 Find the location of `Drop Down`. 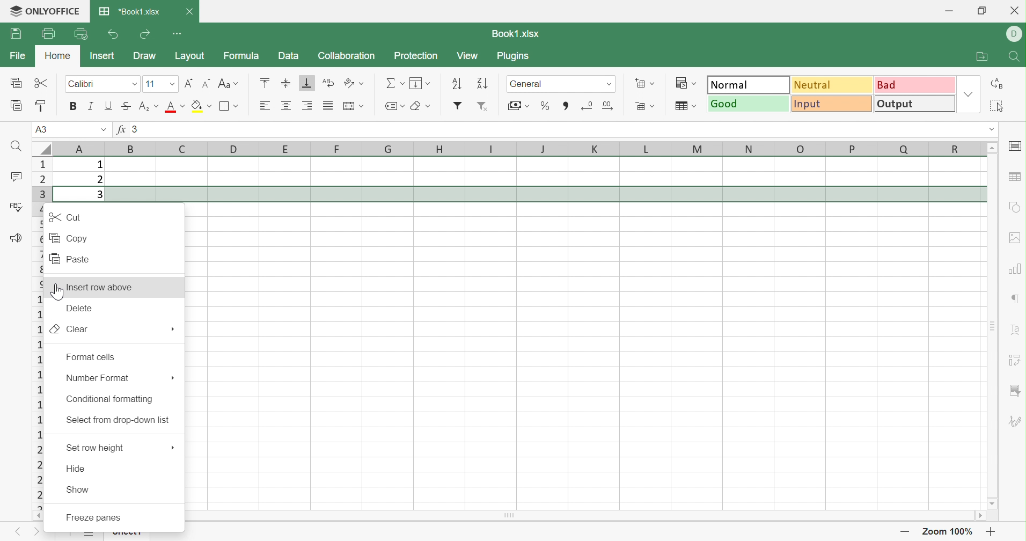

Drop Down is located at coordinates (428, 105).